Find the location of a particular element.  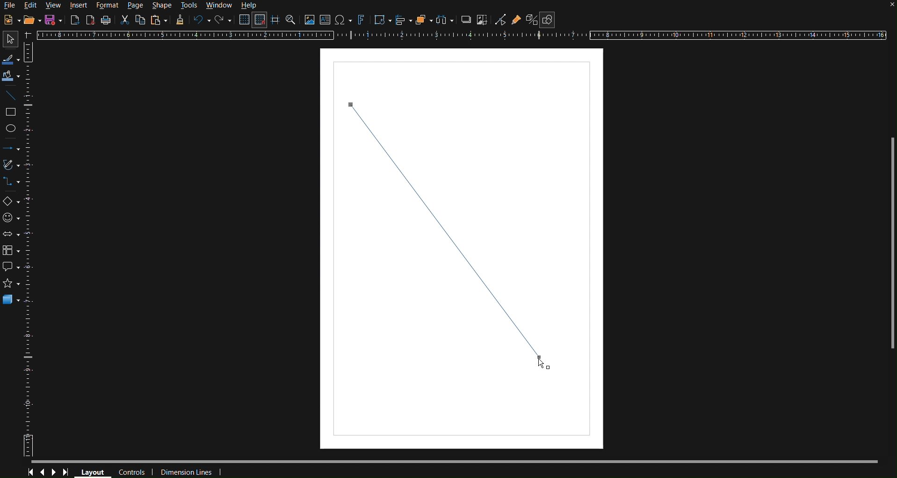

Lines and Arrows is located at coordinates (11, 148).